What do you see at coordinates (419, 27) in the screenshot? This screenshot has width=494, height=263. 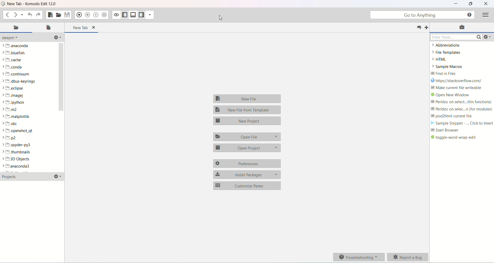 I see `list tabs` at bounding box center [419, 27].